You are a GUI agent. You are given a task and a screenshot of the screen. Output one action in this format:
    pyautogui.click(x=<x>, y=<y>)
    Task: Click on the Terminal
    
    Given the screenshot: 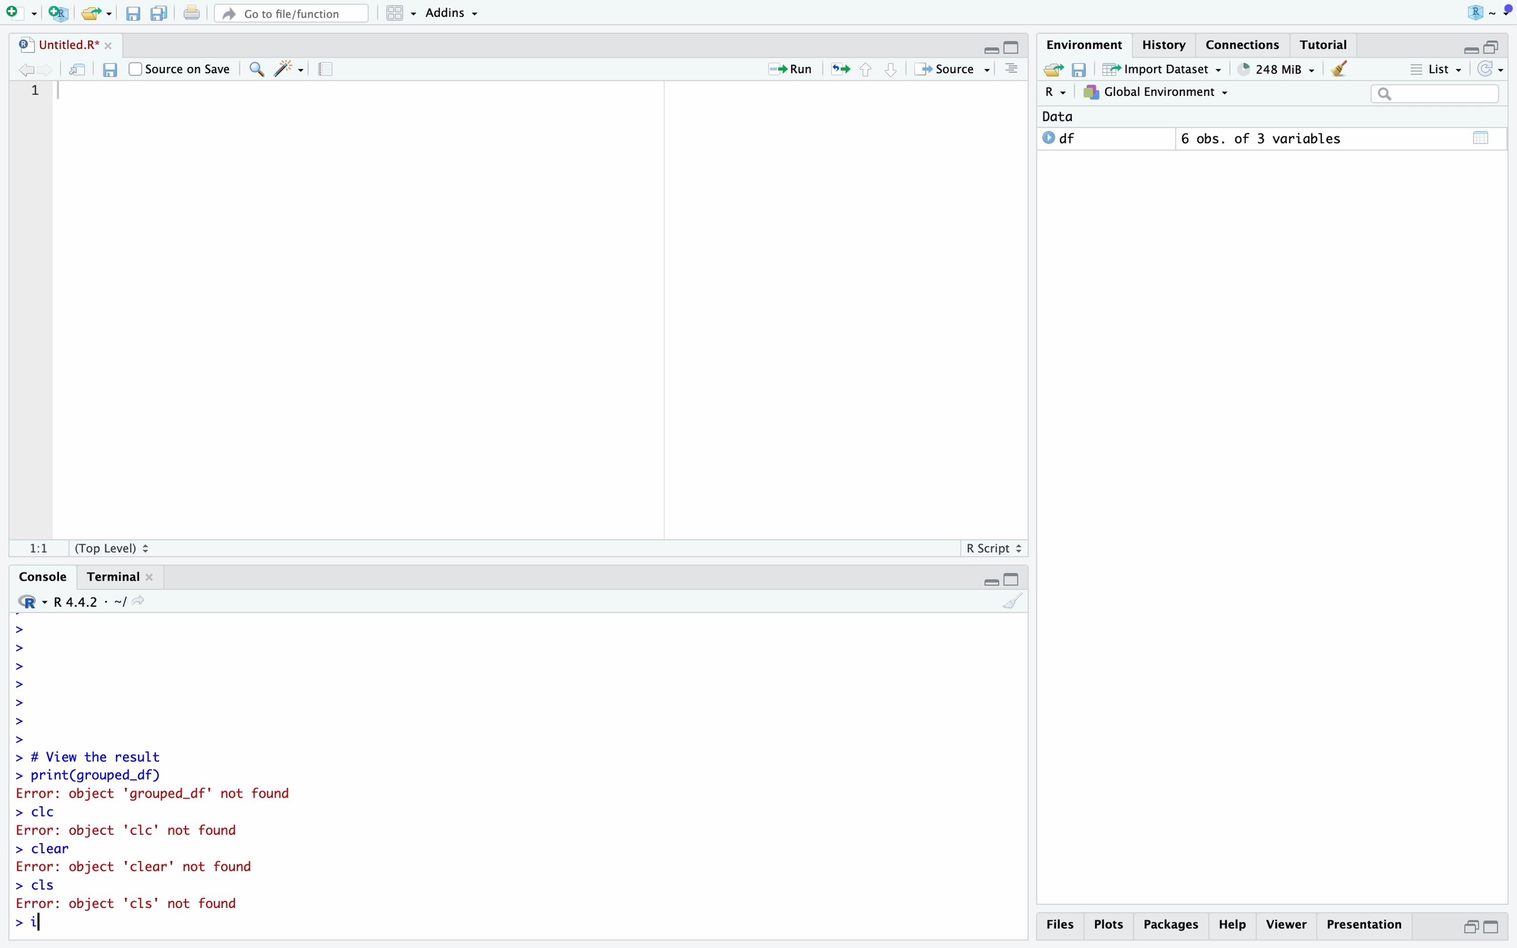 What is the action you would take?
    pyautogui.click(x=120, y=577)
    